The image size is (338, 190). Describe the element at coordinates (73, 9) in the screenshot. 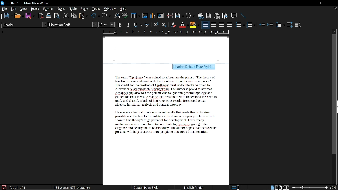

I see `table` at that location.